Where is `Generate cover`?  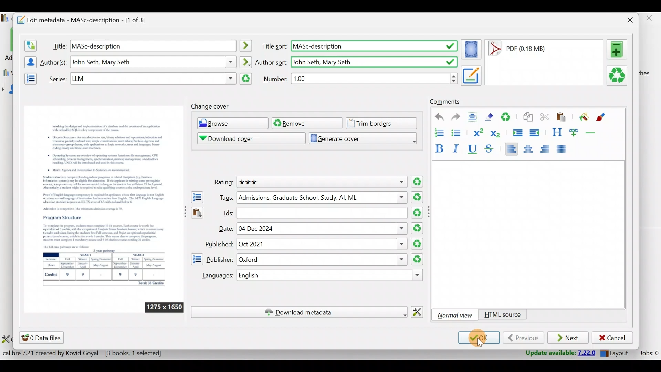 Generate cover is located at coordinates (360, 138).